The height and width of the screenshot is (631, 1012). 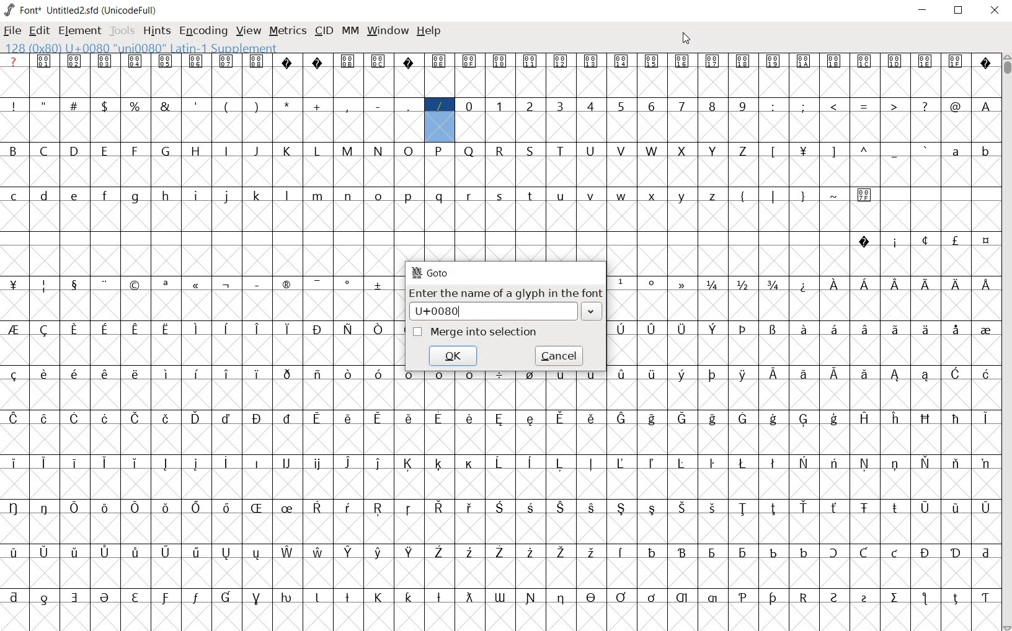 I want to click on glyph, so click(x=286, y=62).